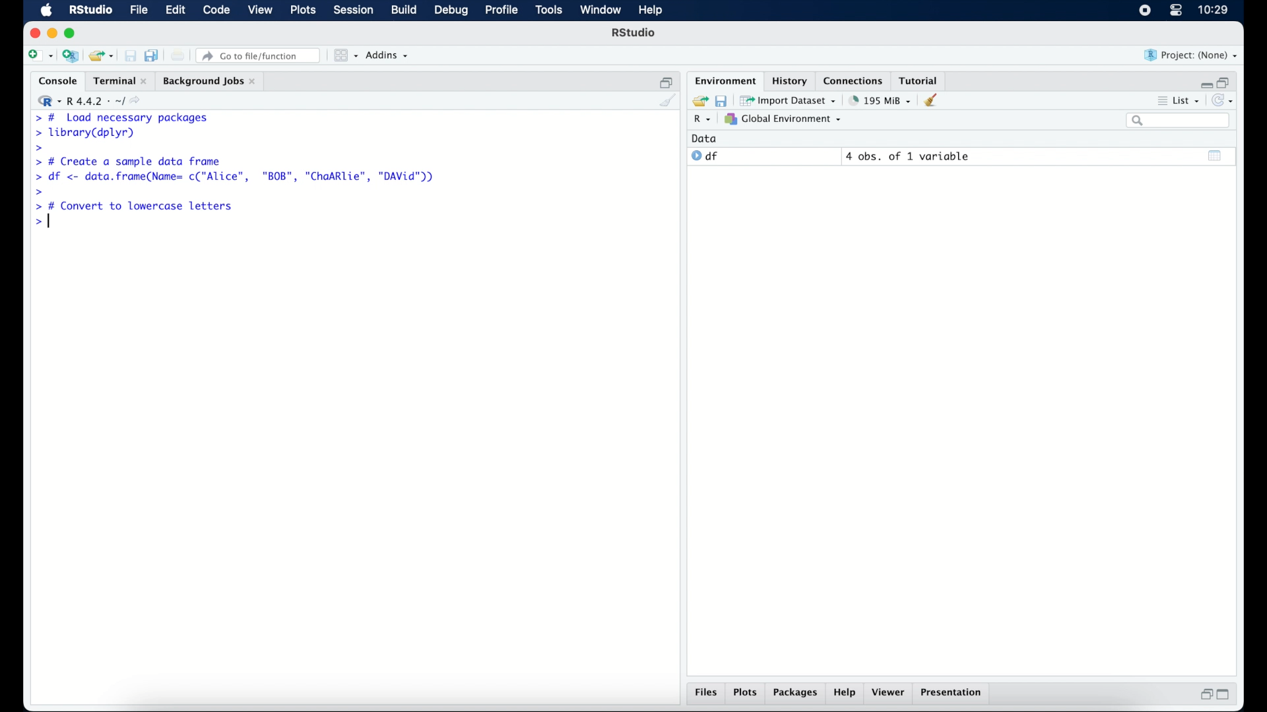 The height and width of the screenshot is (712, 1267). I want to click on clear console, so click(666, 102).